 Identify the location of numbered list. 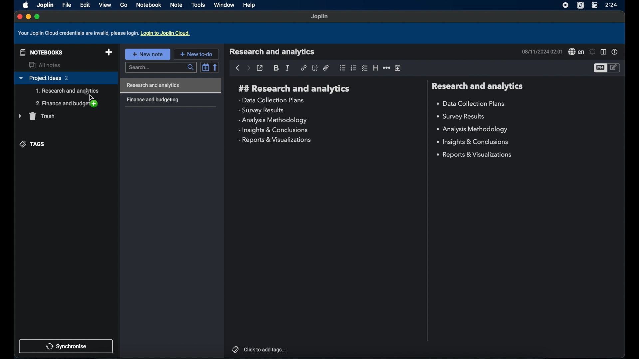
(354, 68).